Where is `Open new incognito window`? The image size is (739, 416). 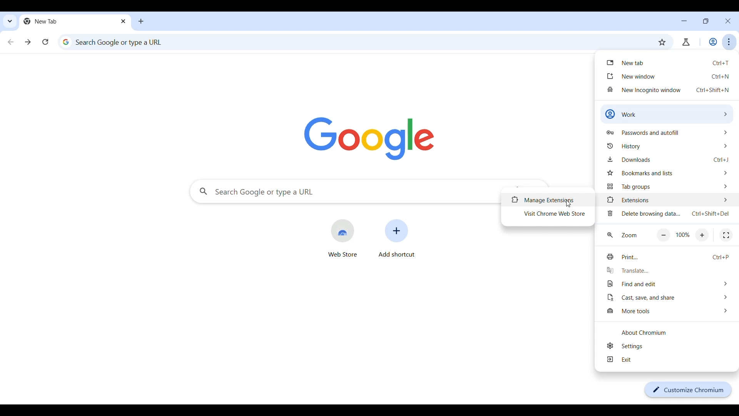 Open new incognito window is located at coordinates (668, 90).